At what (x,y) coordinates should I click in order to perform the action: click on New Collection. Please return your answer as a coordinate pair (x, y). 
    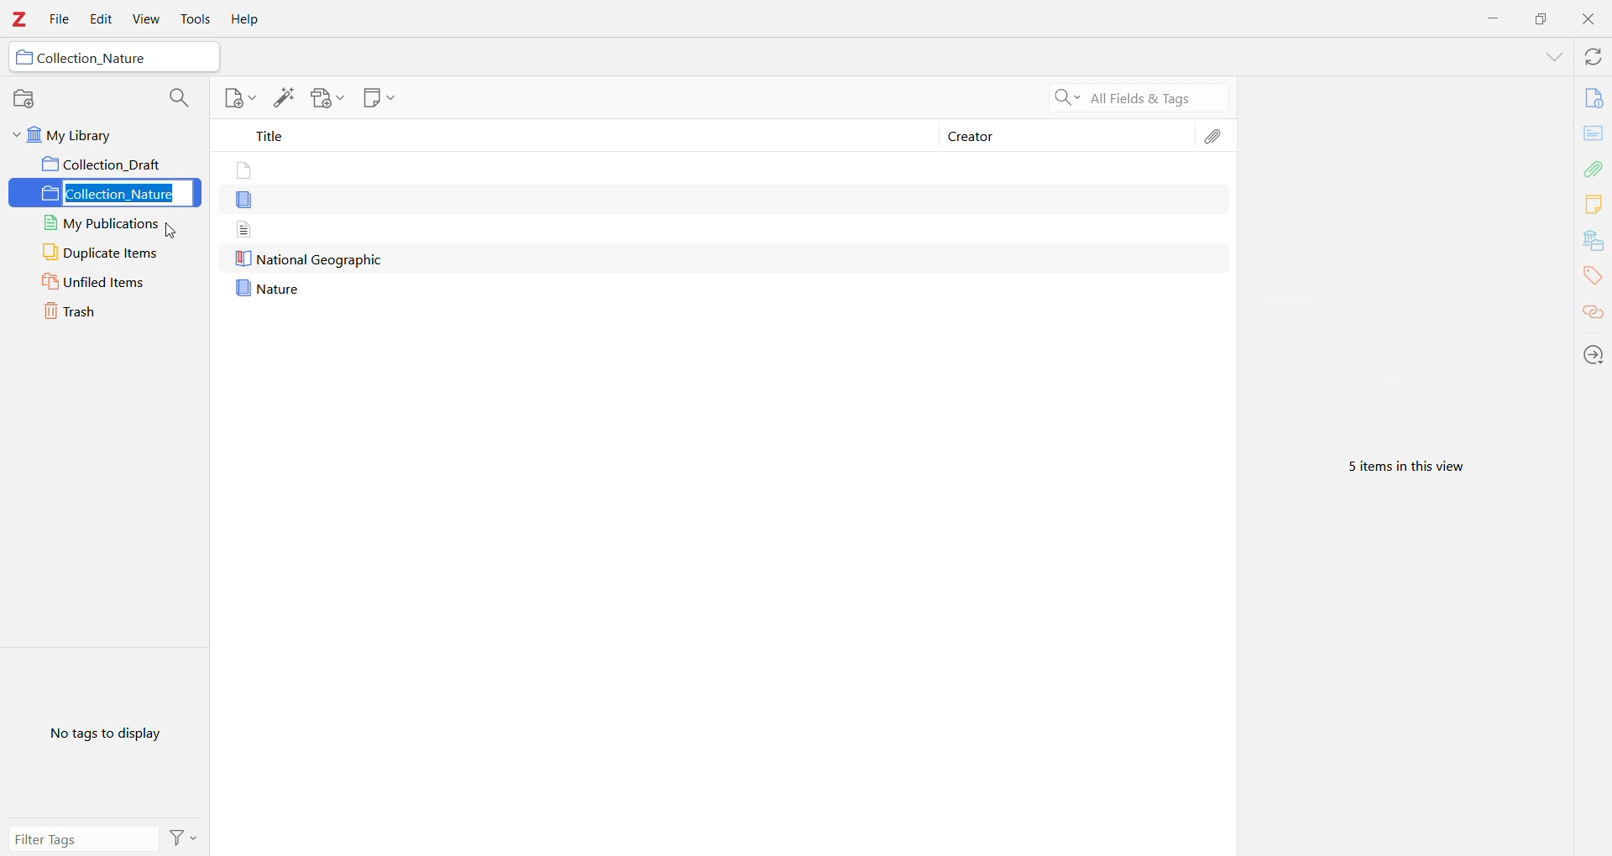
    Looking at the image, I should click on (24, 100).